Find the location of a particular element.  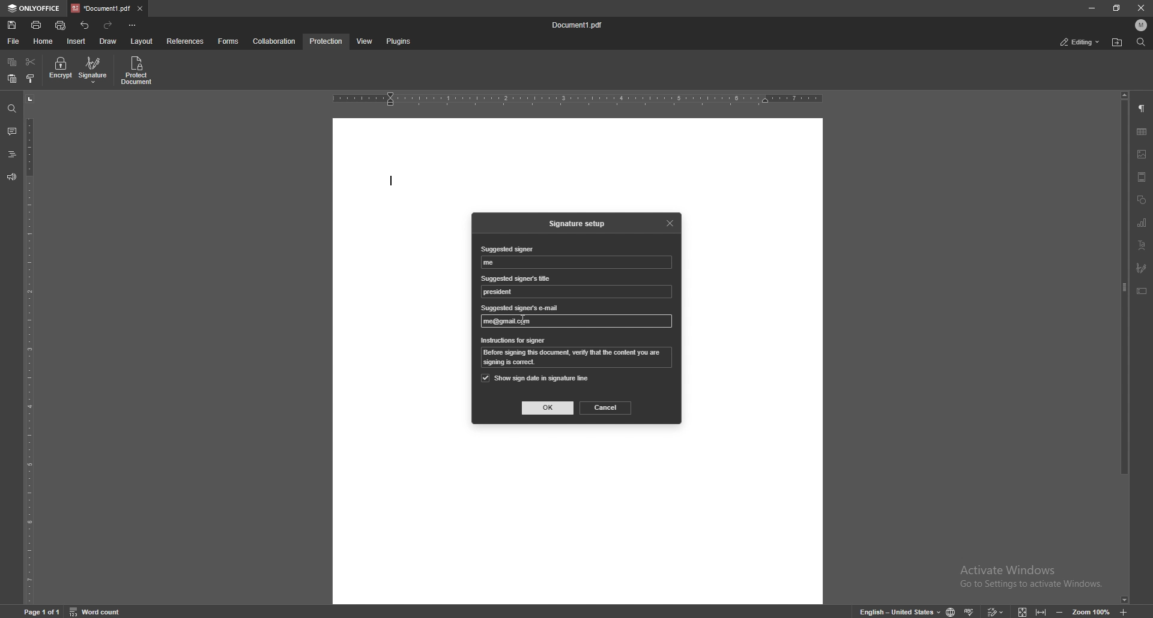

file is located at coordinates (14, 41).